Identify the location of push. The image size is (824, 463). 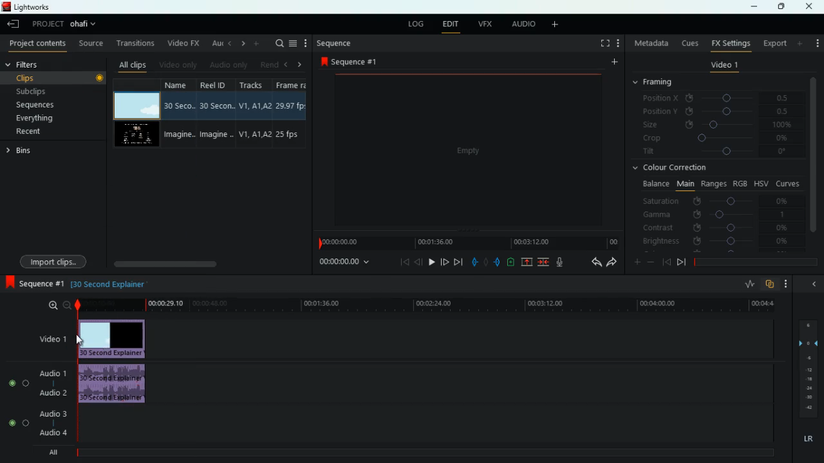
(498, 262).